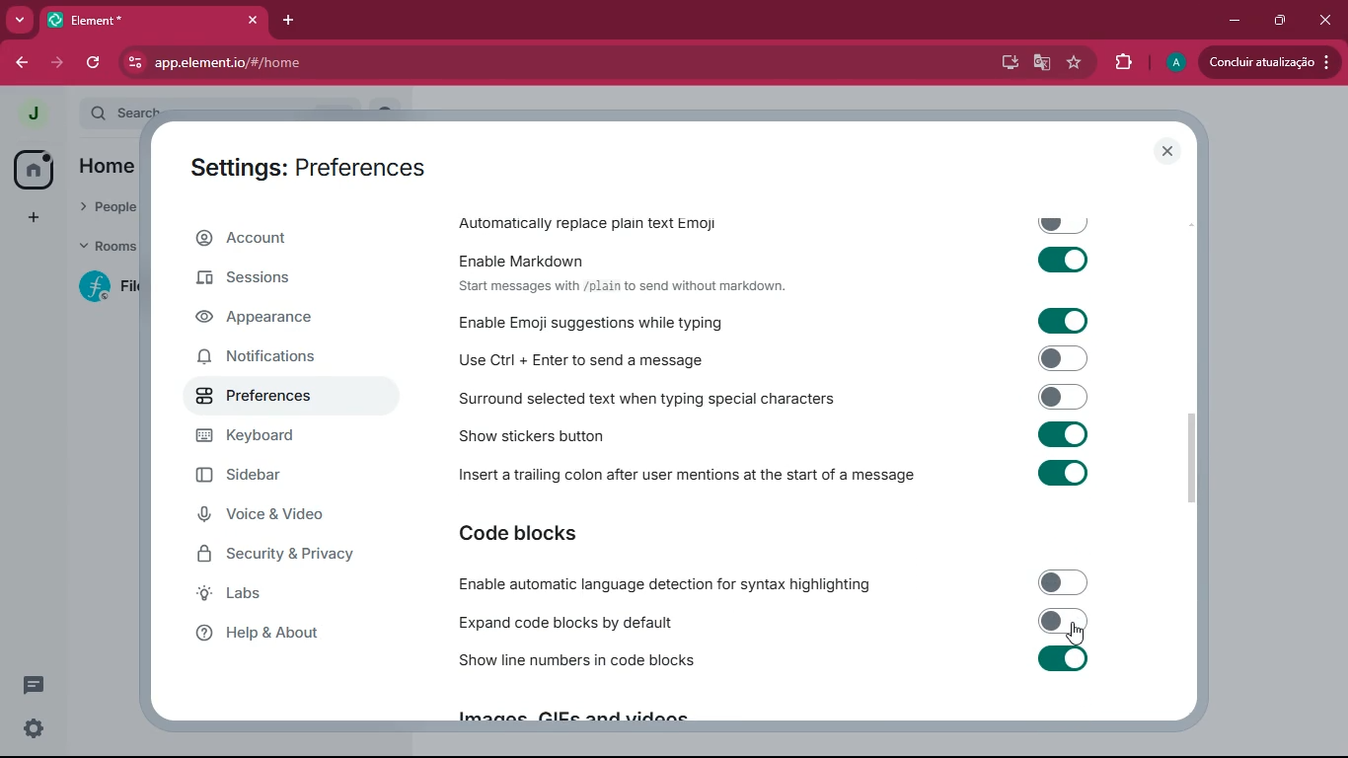 The height and width of the screenshot is (758, 1348). Describe the element at coordinates (1276, 22) in the screenshot. I see `maximize` at that location.